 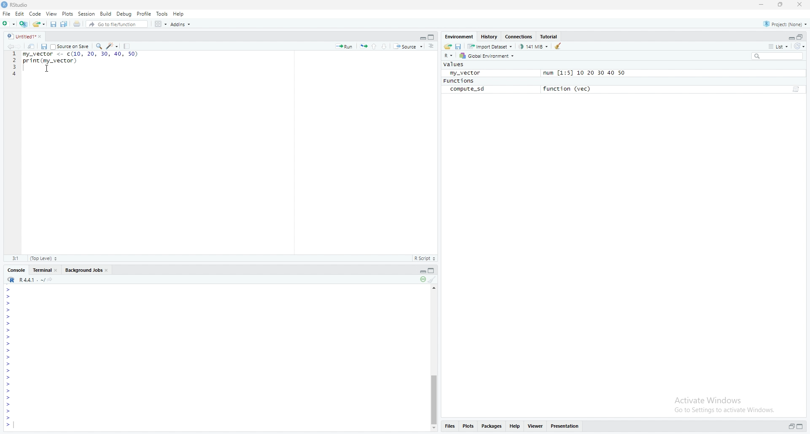 What do you see at coordinates (424, 258) in the screenshot?
I see `R Script` at bounding box center [424, 258].